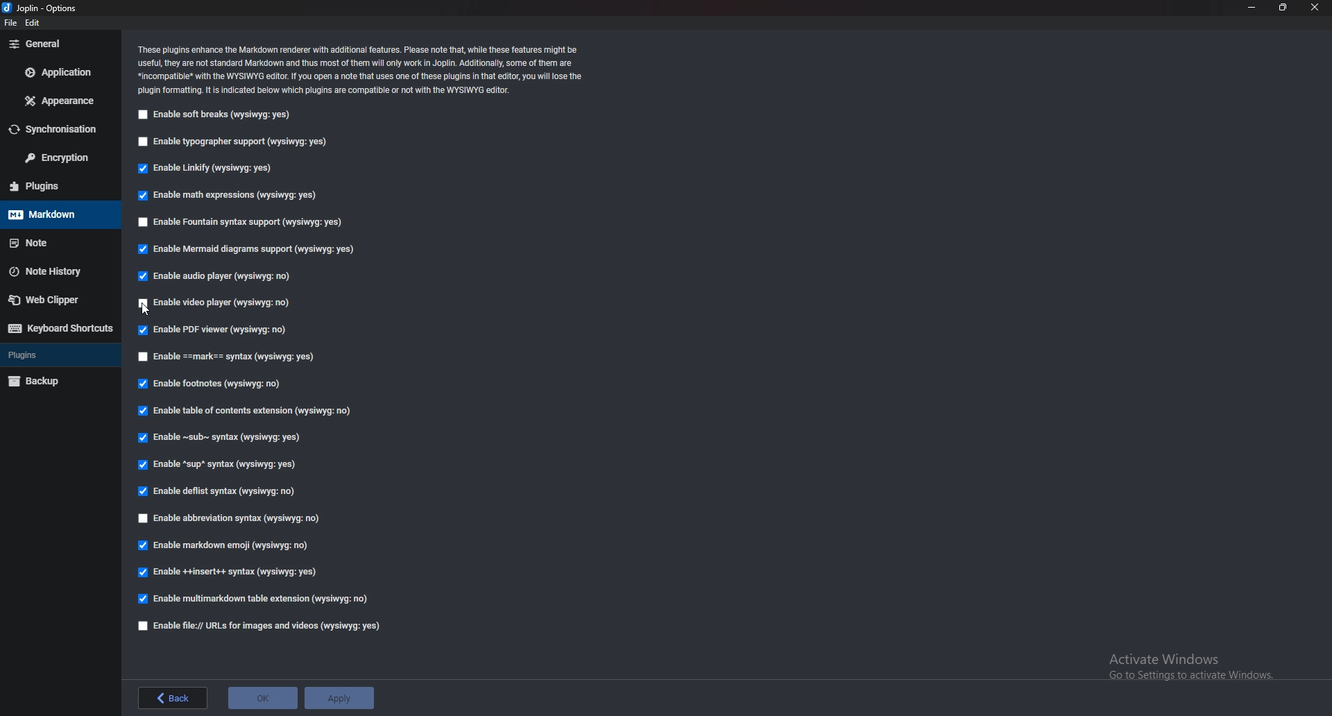 The image size is (1332, 716). I want to click on enable audio player, so click(219, 275).